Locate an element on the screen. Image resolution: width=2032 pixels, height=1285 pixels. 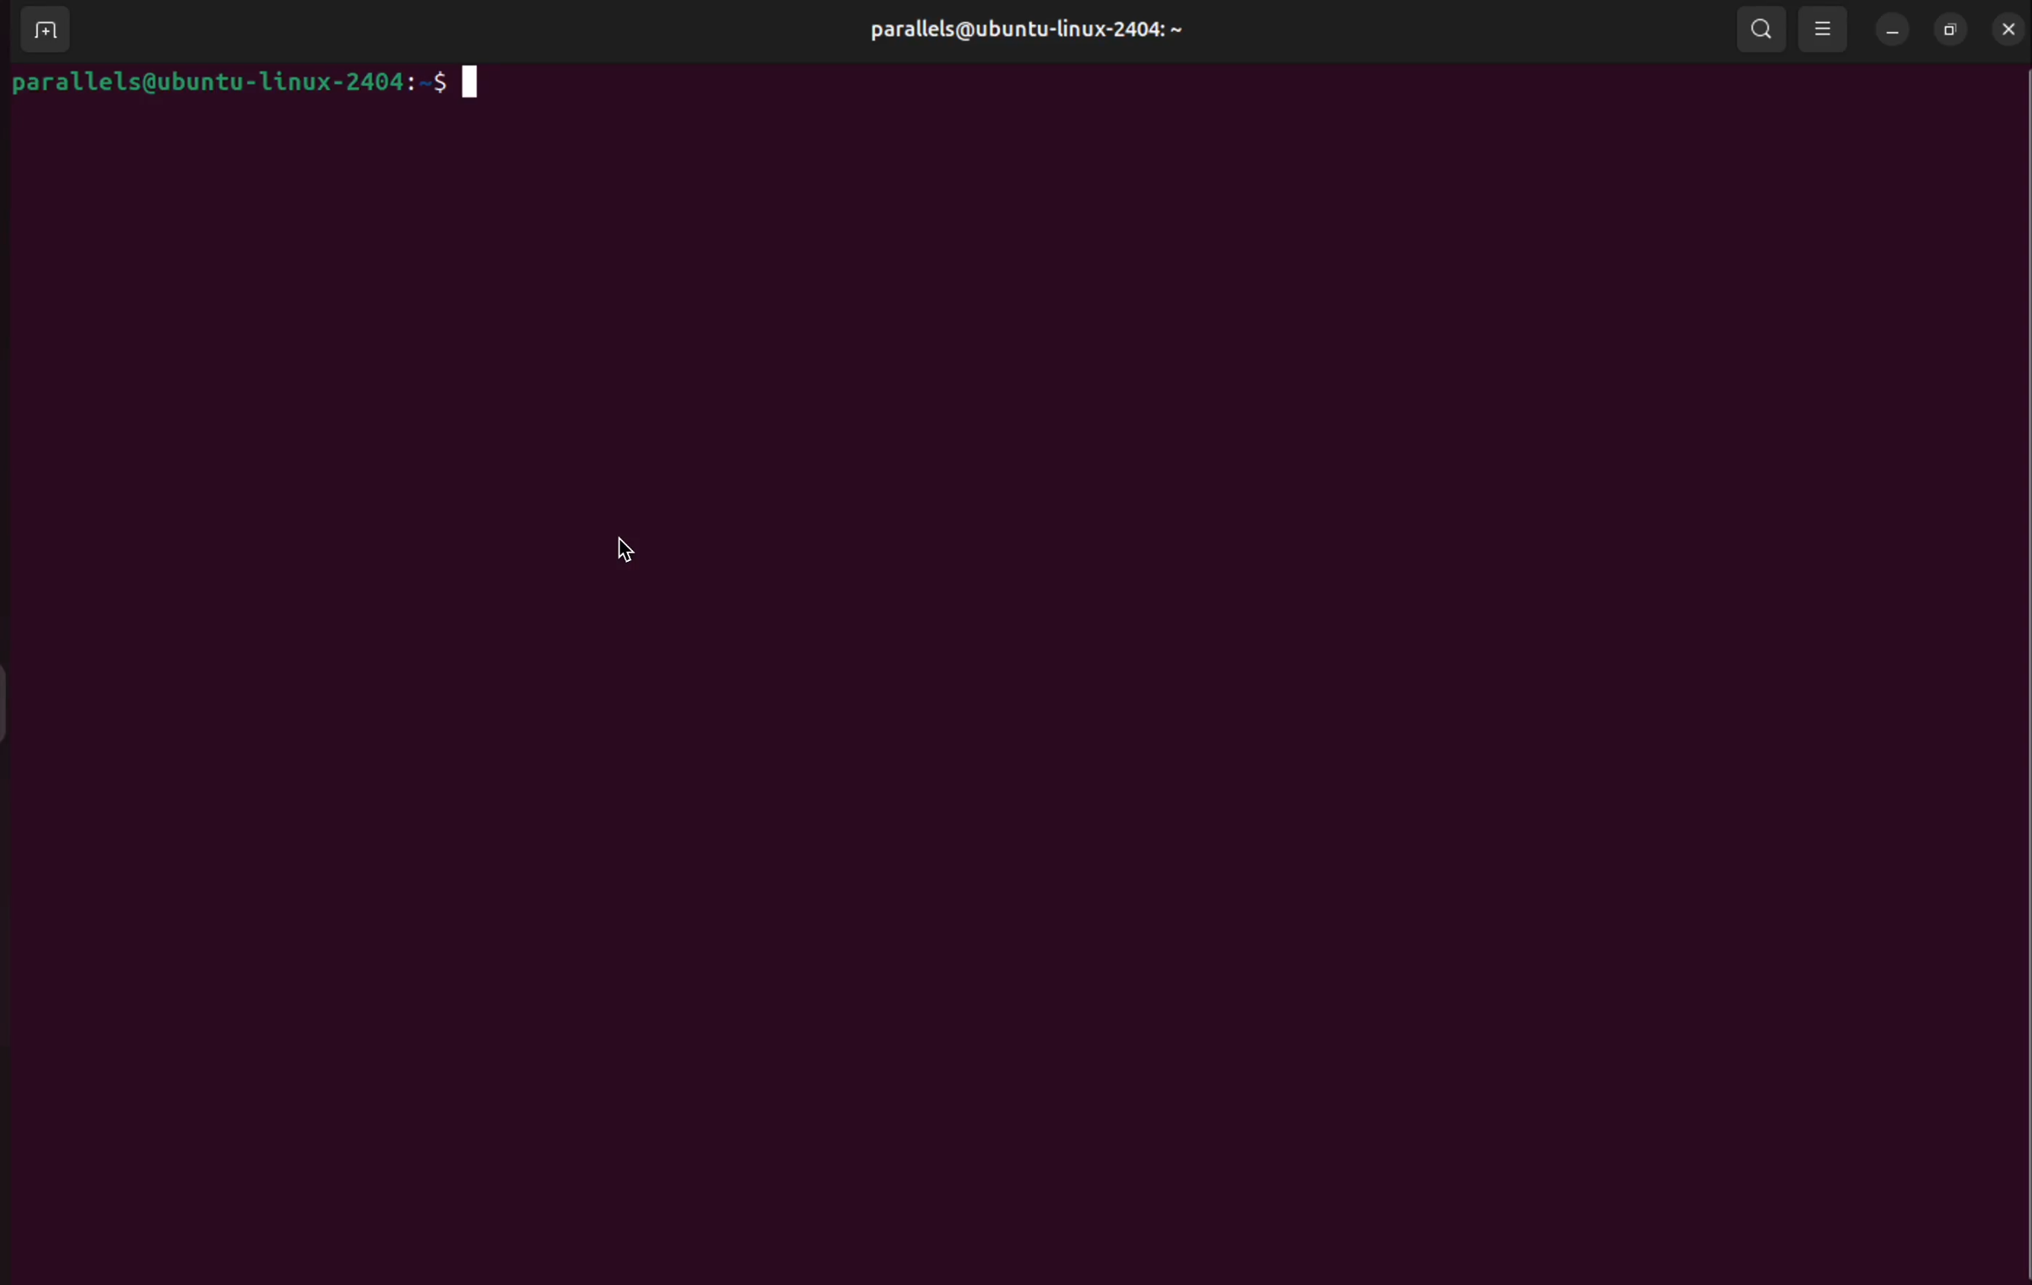
resize is located at coordinates (1950, 30).